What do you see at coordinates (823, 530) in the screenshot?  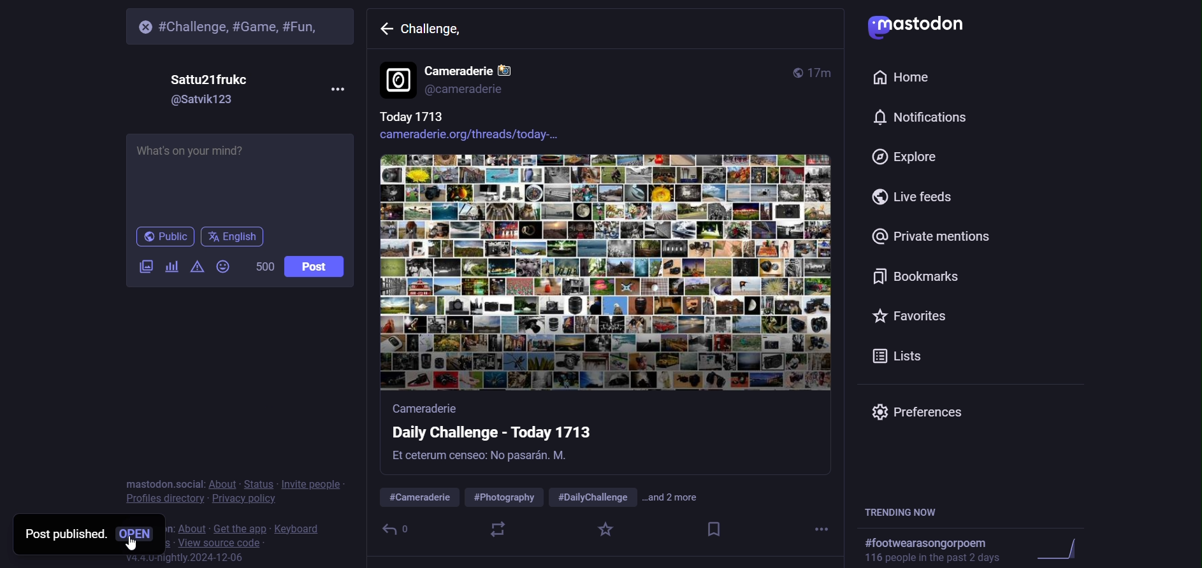 I see `more` at bounding box center [823, 530].